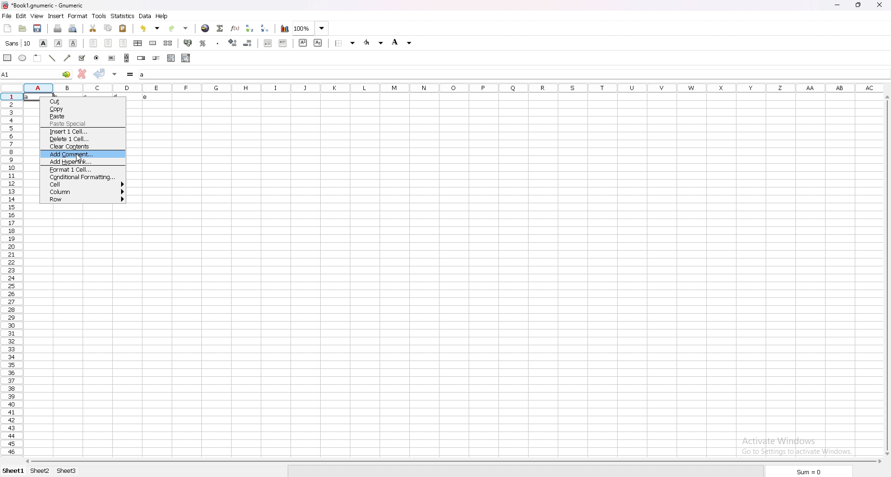  Describe the element at coordinates (248, 43) in the screenshot. I see `decrease decimals` at that location.